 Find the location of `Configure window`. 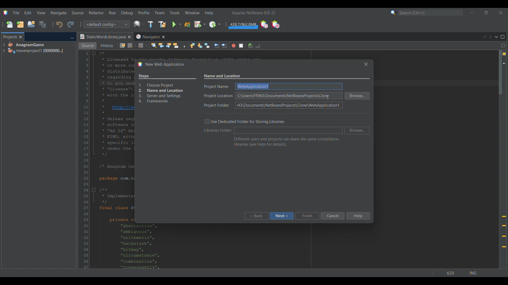

Configure window is located at coordinates (138, 24).